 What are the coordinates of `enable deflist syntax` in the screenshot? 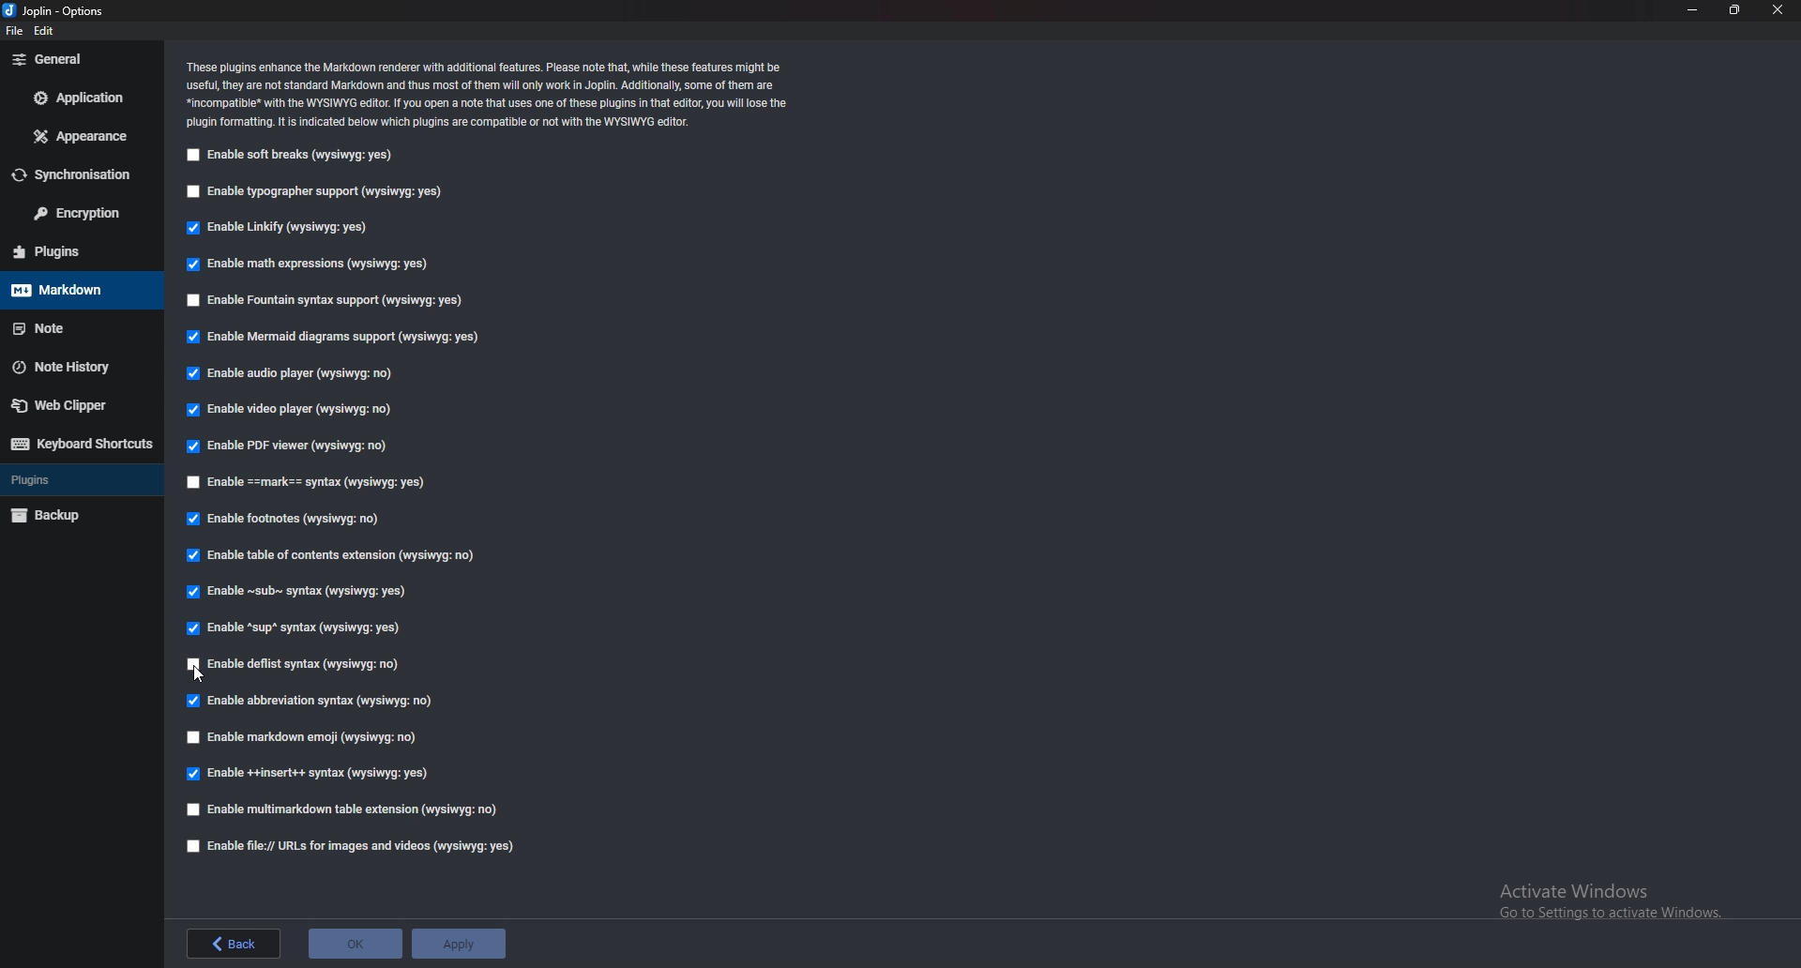 It's located at (291, 664).